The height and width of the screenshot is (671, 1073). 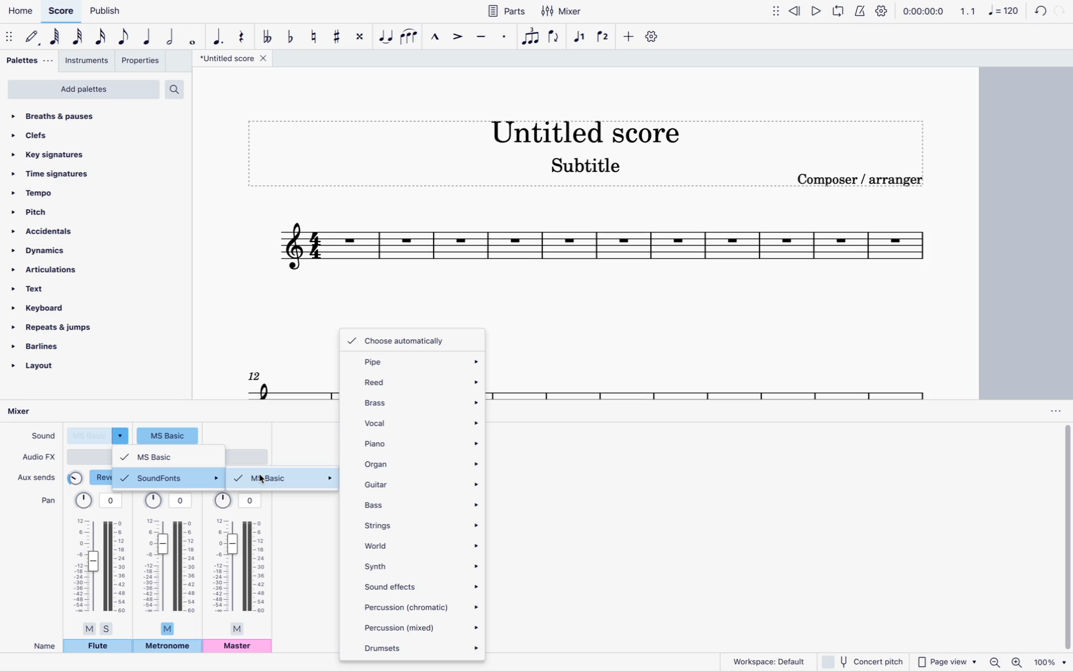 I want to click on name, so click(x=45, y=646).